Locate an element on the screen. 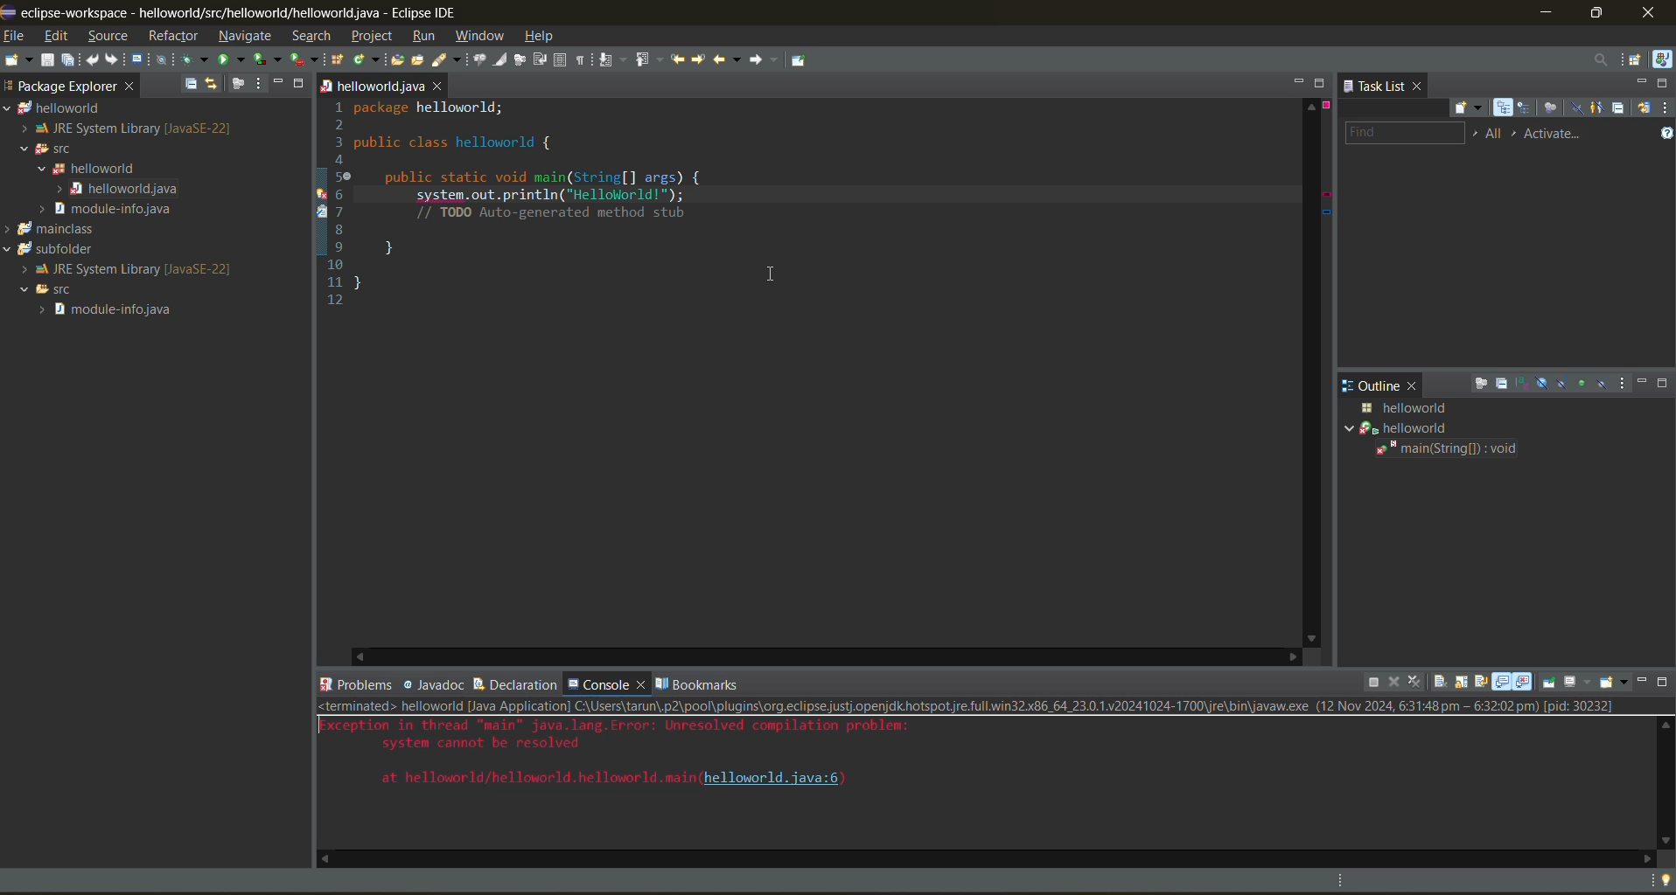 Image resolution: width=1676 pixels, height=895 pixels. show whitespace characters is located at coordinates (580, 62).